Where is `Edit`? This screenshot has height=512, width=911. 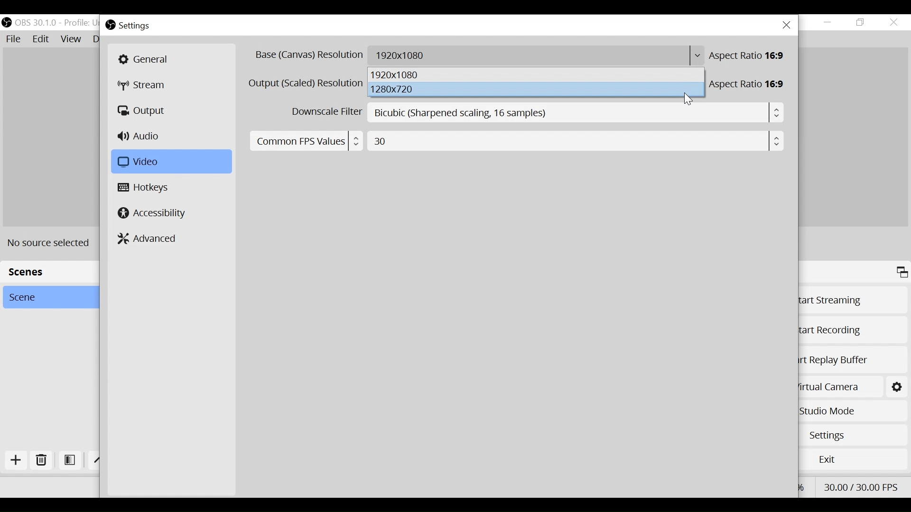
Edit is located at coordinates (41, 39).